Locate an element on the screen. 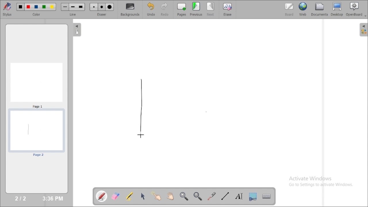 The height and width of the screenshot is (207, 368). select and modify objects is located at coordinates (143, 196).